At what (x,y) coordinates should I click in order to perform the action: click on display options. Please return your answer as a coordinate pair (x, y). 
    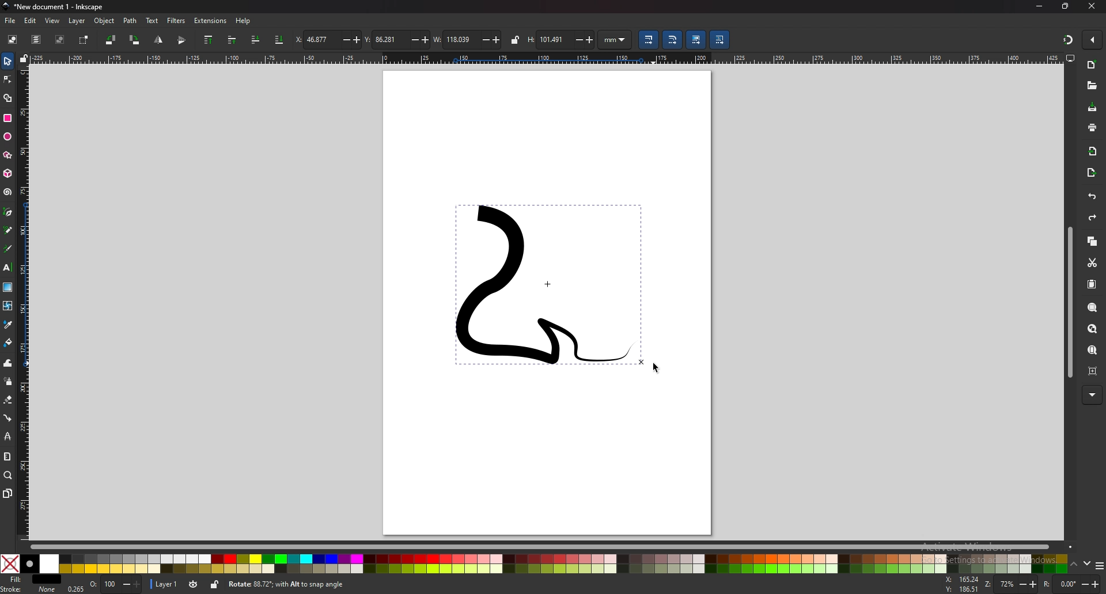
    Looking at the image, I should click on (1070, 58).